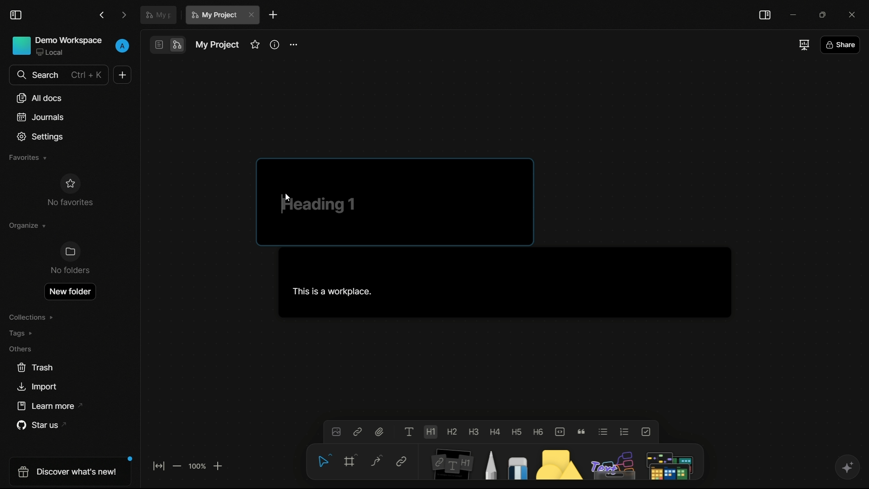 The height and width of the screenshot is (489, 869). What do you see at coordinates (40, 117) in the screenshot?
I see `journals` at bounding box center [40, 117].